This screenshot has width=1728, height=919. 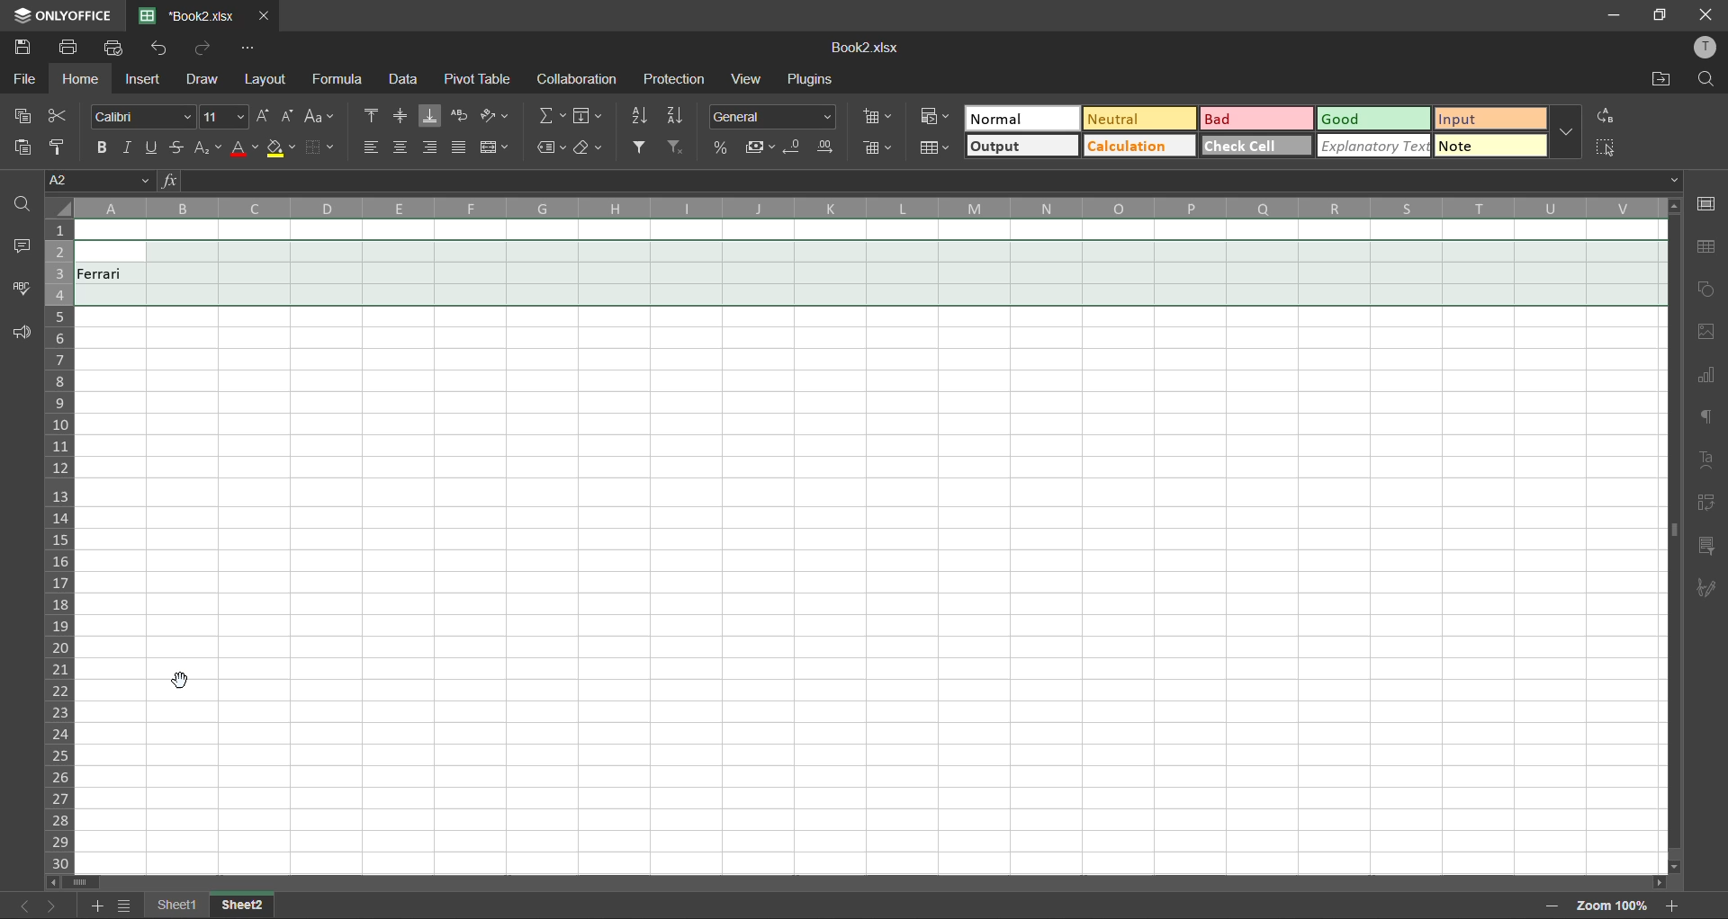 What do you see at coordinates (1018, 118) in the screenshot?
I see `normal` at bounding box center [1018, 118].